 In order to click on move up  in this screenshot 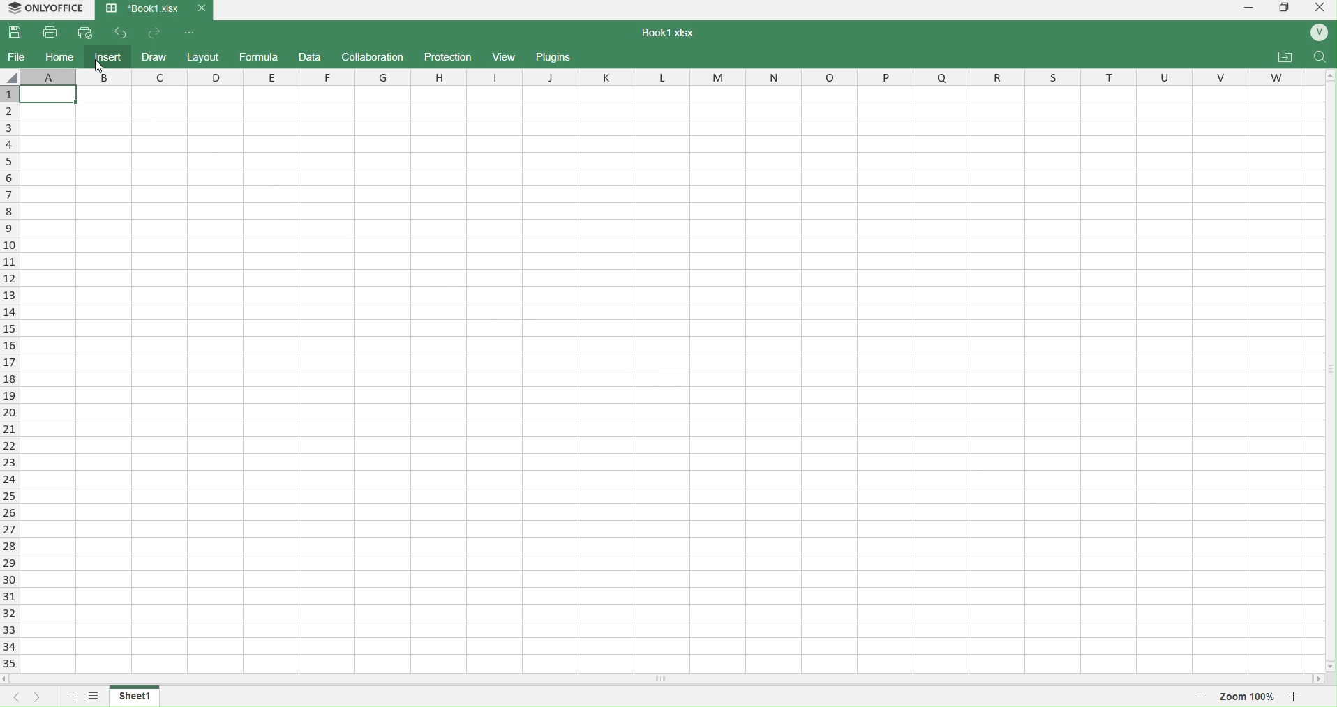, I will do `click(1329, 76)`.